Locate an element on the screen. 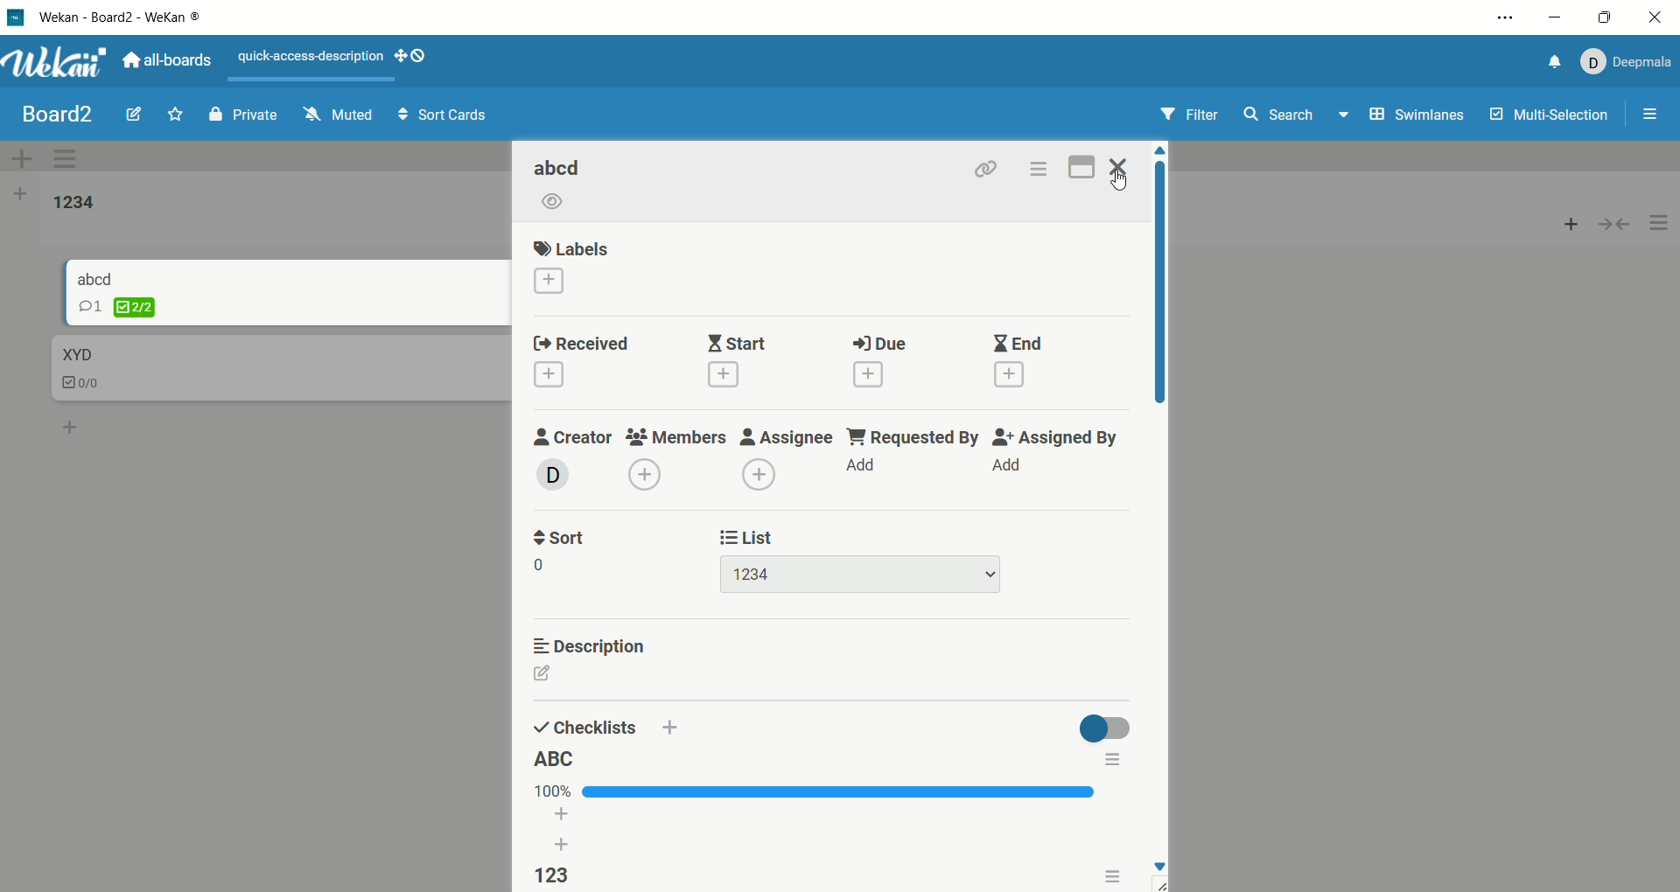 The width and height of the screenshot is (1680, 892). swimlane actions is located at coordinates (70, 157).